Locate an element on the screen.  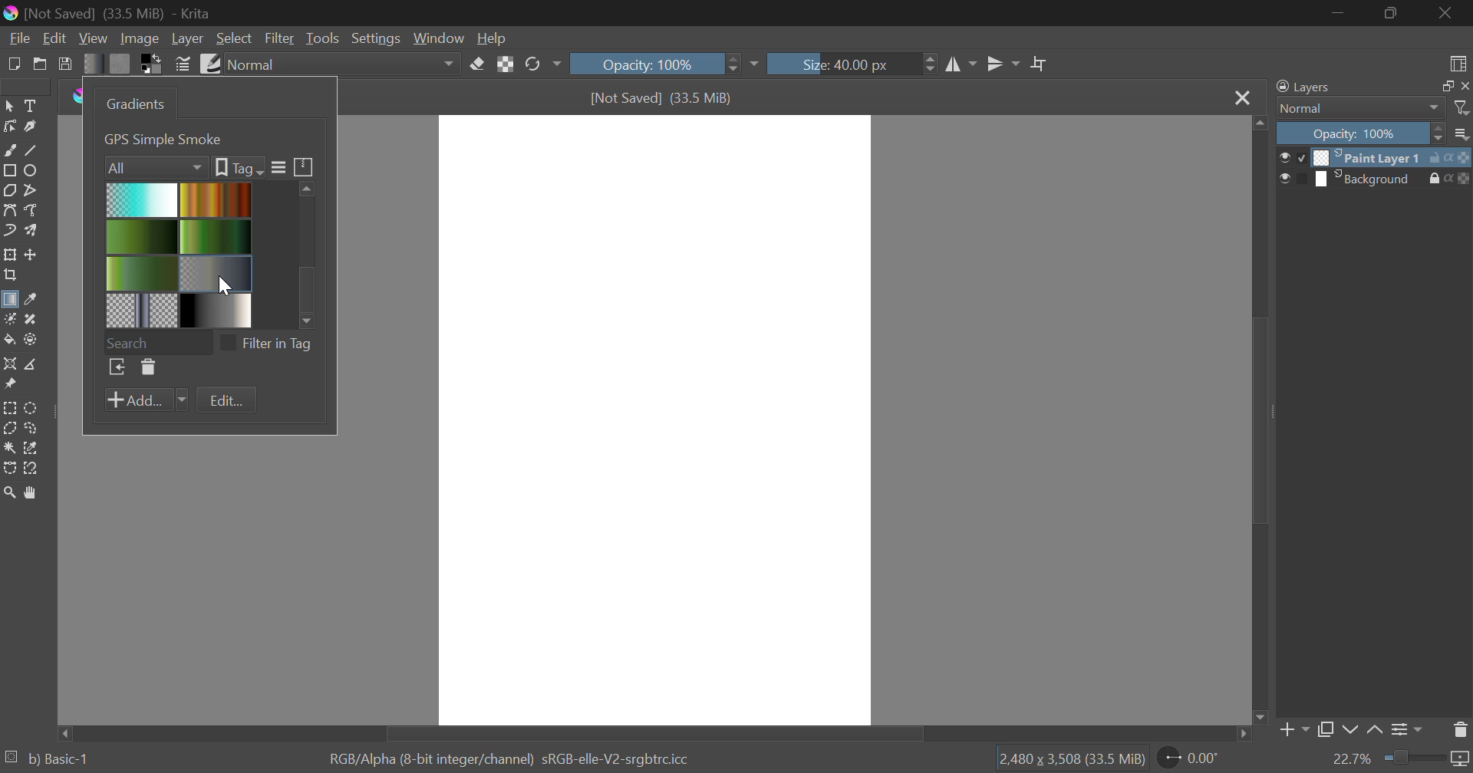
Freehand is located at coordinates (9, 149).